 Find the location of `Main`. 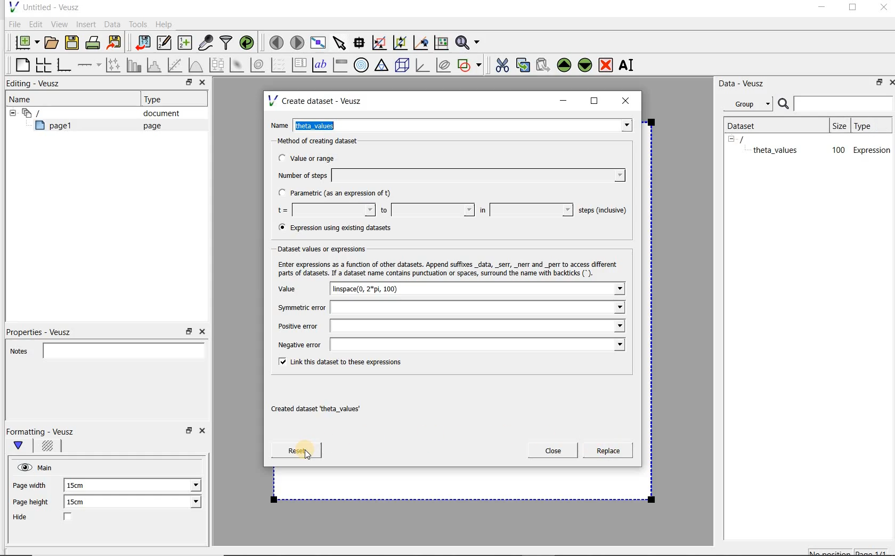

Main is located at coordinates (47, 467).